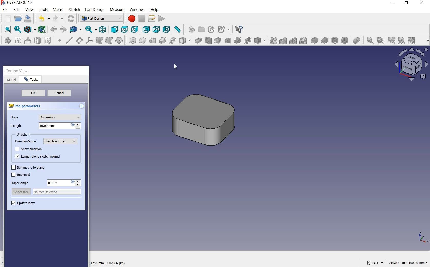 The height and width of the screenshot is (267, 430). What do you see at coordinates (162, 41) in the screenshot?
I see `additive pipe` at bounding box center [162, 41].